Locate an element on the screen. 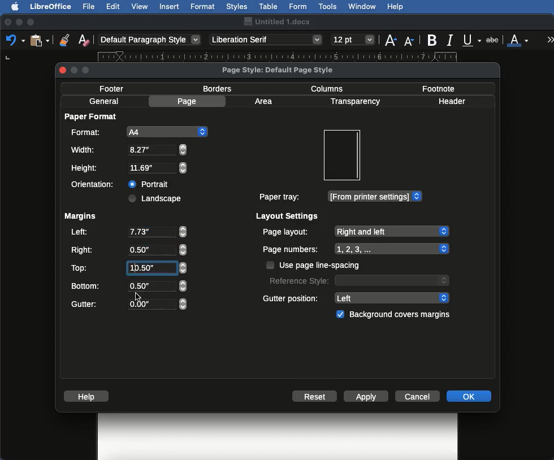 The image size is (554, 460).  is located at coordinates (137, 295).